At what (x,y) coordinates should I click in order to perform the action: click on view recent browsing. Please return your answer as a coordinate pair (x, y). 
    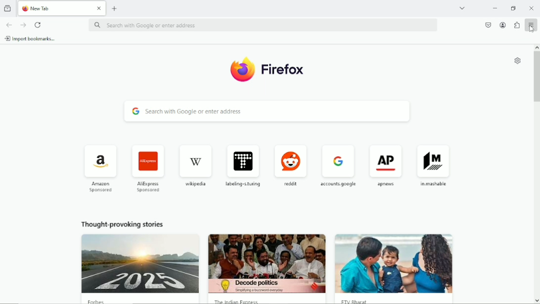
    Looking at the image, I should click on (8, 7).